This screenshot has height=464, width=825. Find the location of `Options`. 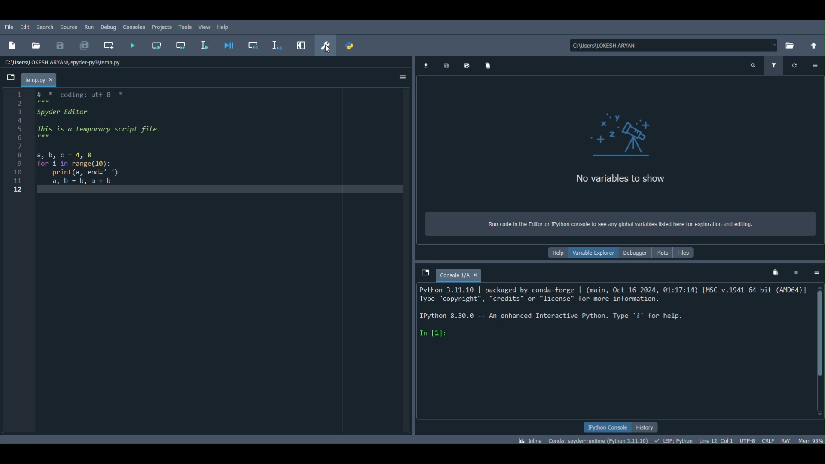

Options is located at coordinates (403, 77).